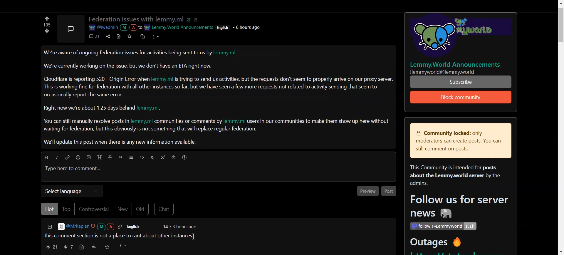 Image resolution: width=564 pixels, height=255 pixels. What do you see at coordinates (47, 33) in the screenshot?
I see `Upvote` at bounding box center [47, 33].